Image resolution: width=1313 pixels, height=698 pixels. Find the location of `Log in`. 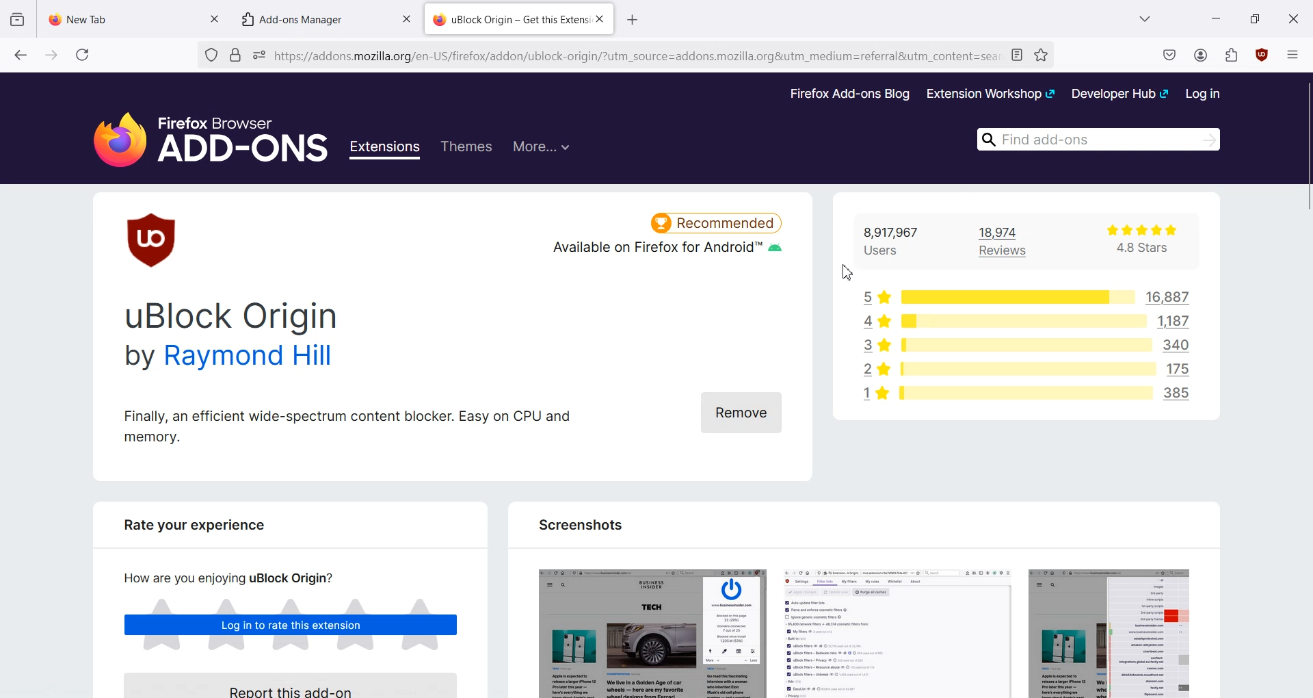

Log in is located at coordinates (1204, 93).